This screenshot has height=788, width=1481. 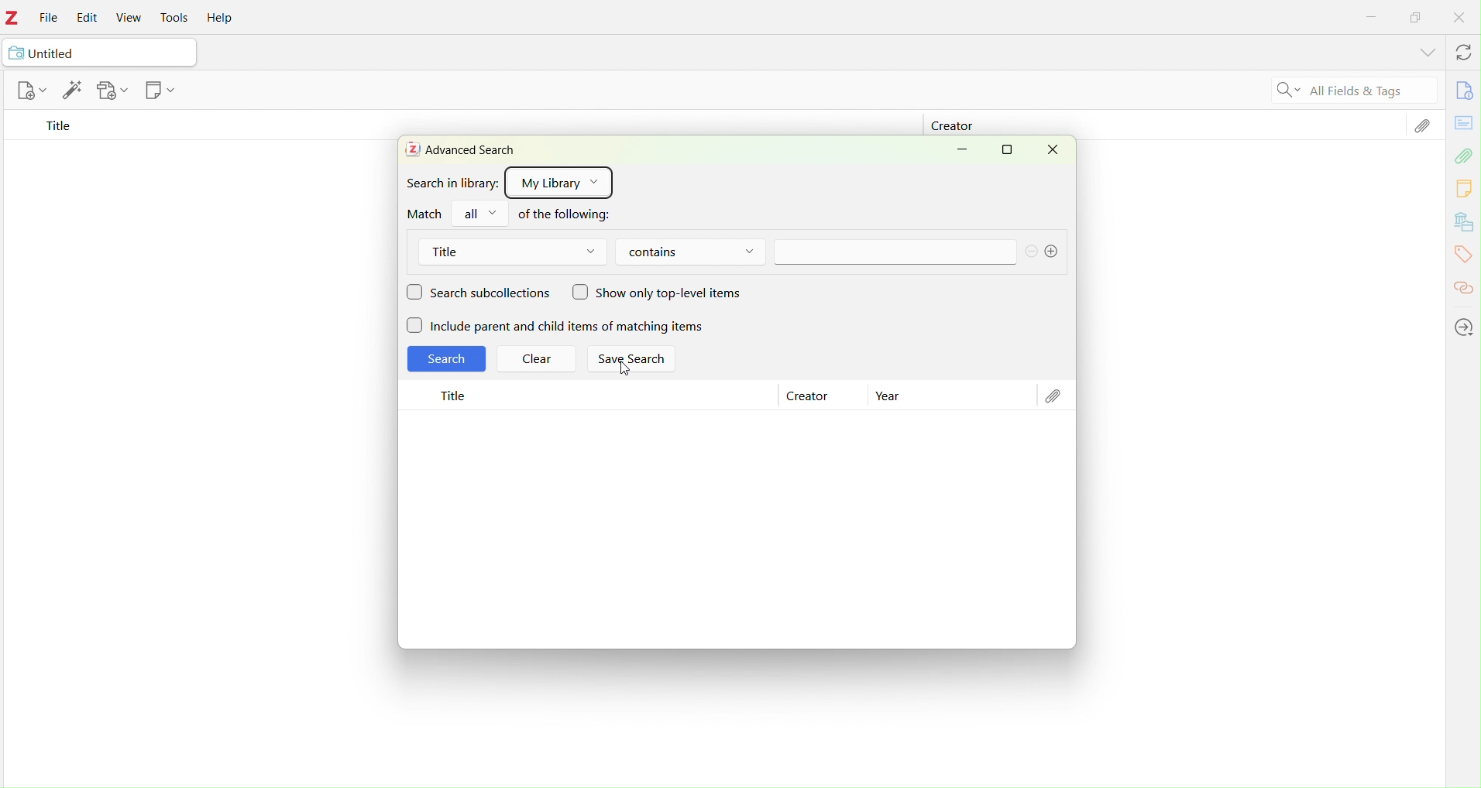 What do you see at coordinates (661, 294) in the screenshot?
I see `Show only top level items` at bounding box center [661, 294].